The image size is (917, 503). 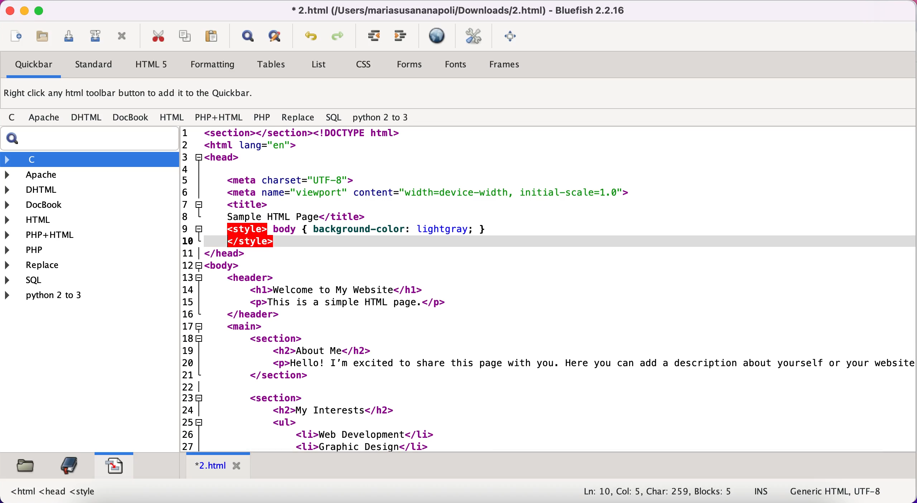 What do you see at coordinates (311, 38) in the screenshot?
I see `undo` at bounding box center [311, 38].